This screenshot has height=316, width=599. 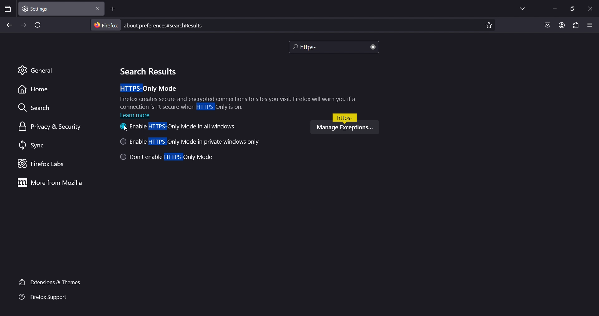 I want to click on https-only mode , so click(x=237, y=97).